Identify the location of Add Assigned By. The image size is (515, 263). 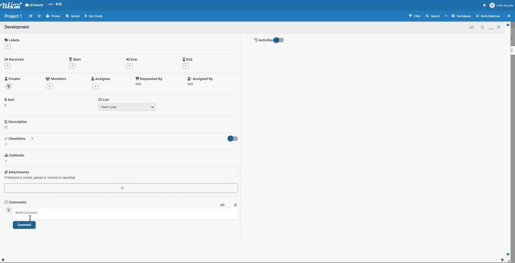
(199, 79).